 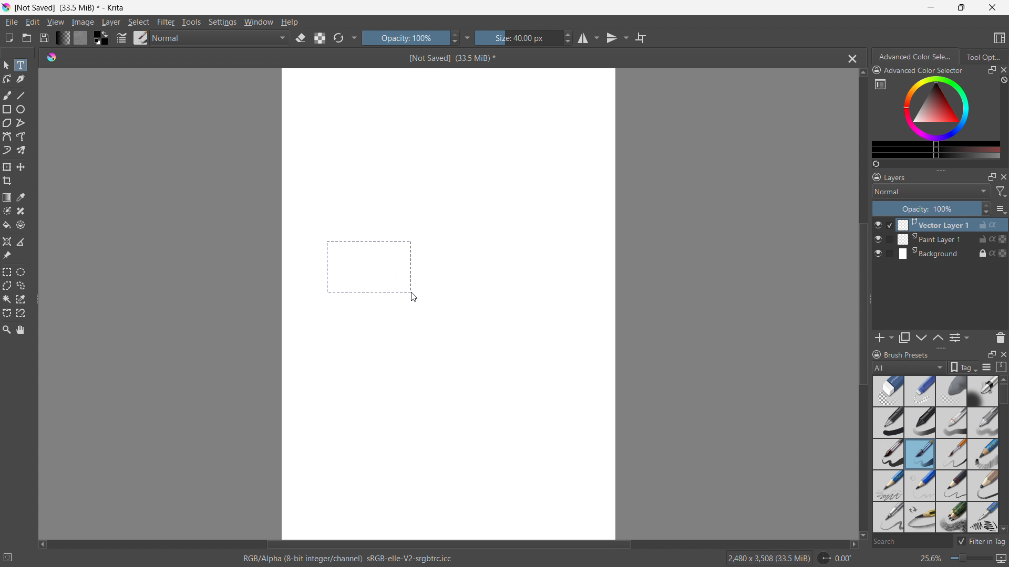 I want to click on Paint Layer 1, so click(x=947, y=239).